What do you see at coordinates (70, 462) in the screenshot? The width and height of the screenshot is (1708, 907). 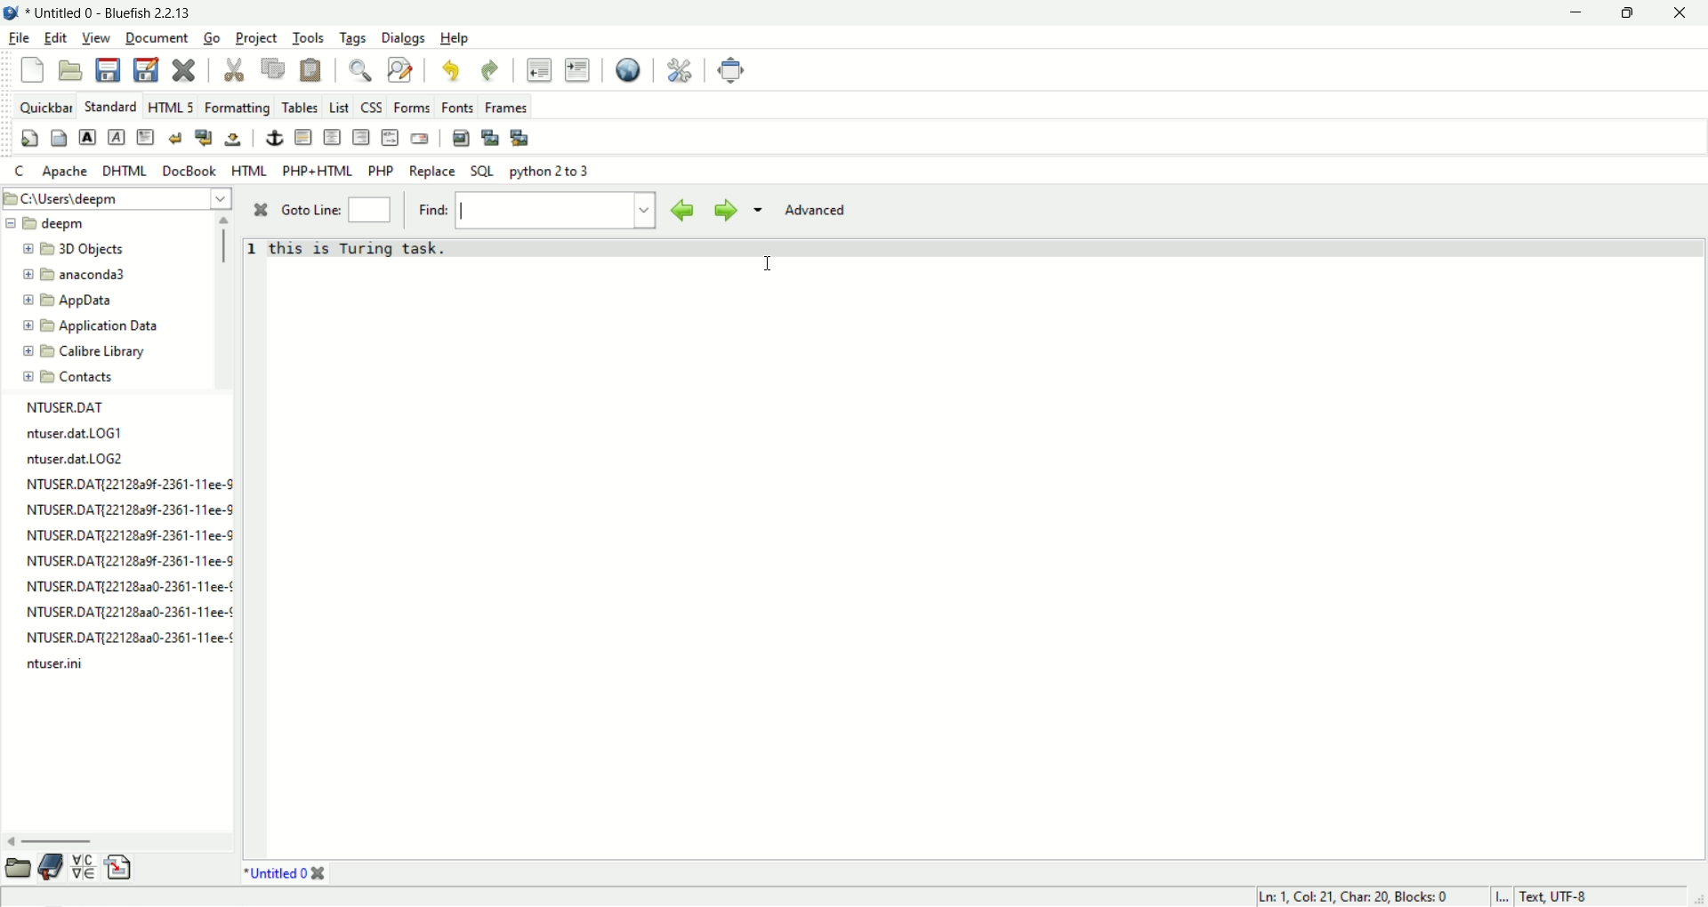 I see `ntuser.dat.LOG2` at bounding box center [70, 462].